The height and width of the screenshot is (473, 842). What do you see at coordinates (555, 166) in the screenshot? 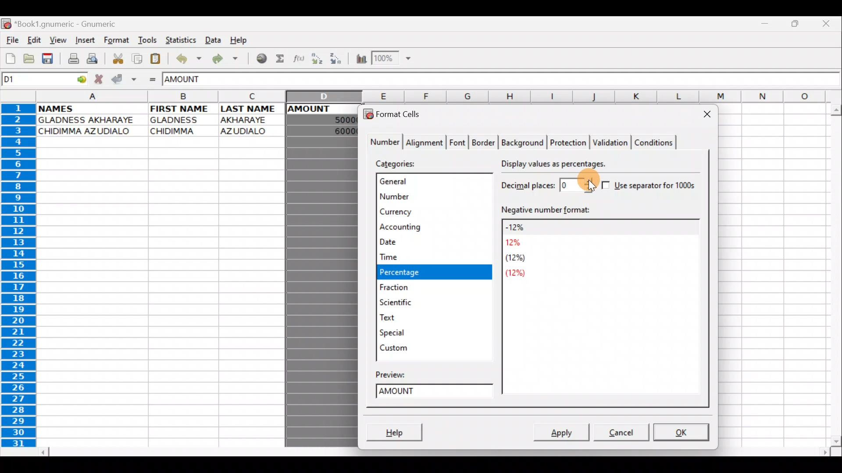
I see `Display values as percentages.` at bounding box center [555, 166].